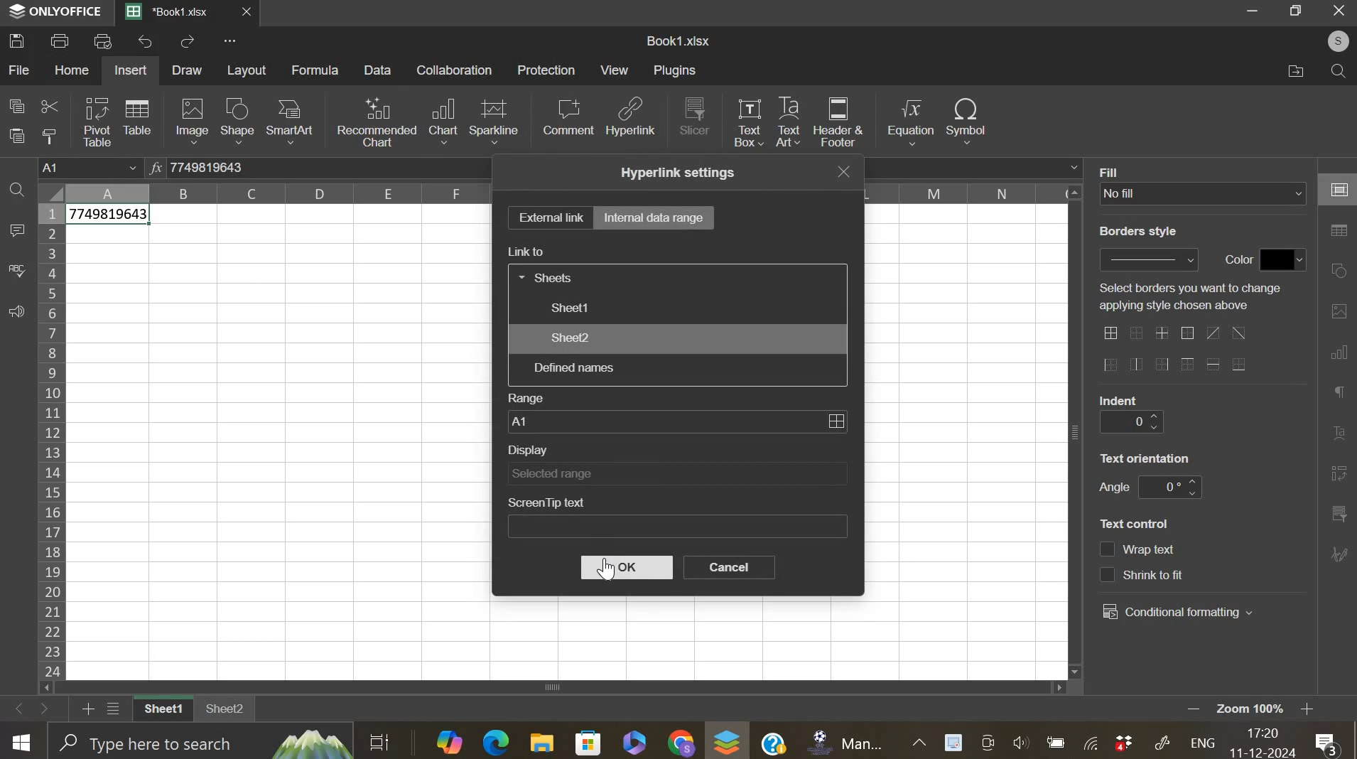  What do you see at coordinates (695, 115) in the screenshot?
I see `slicer` at bounding box center [695, 115].